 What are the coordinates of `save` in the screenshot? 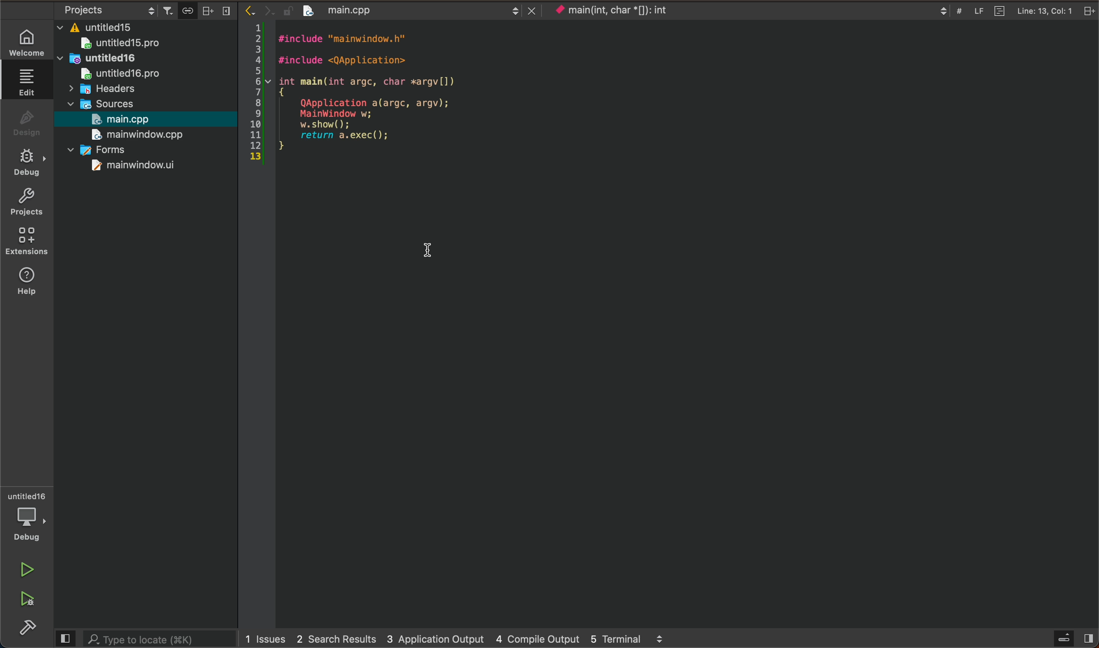 It's located at (188, 9).